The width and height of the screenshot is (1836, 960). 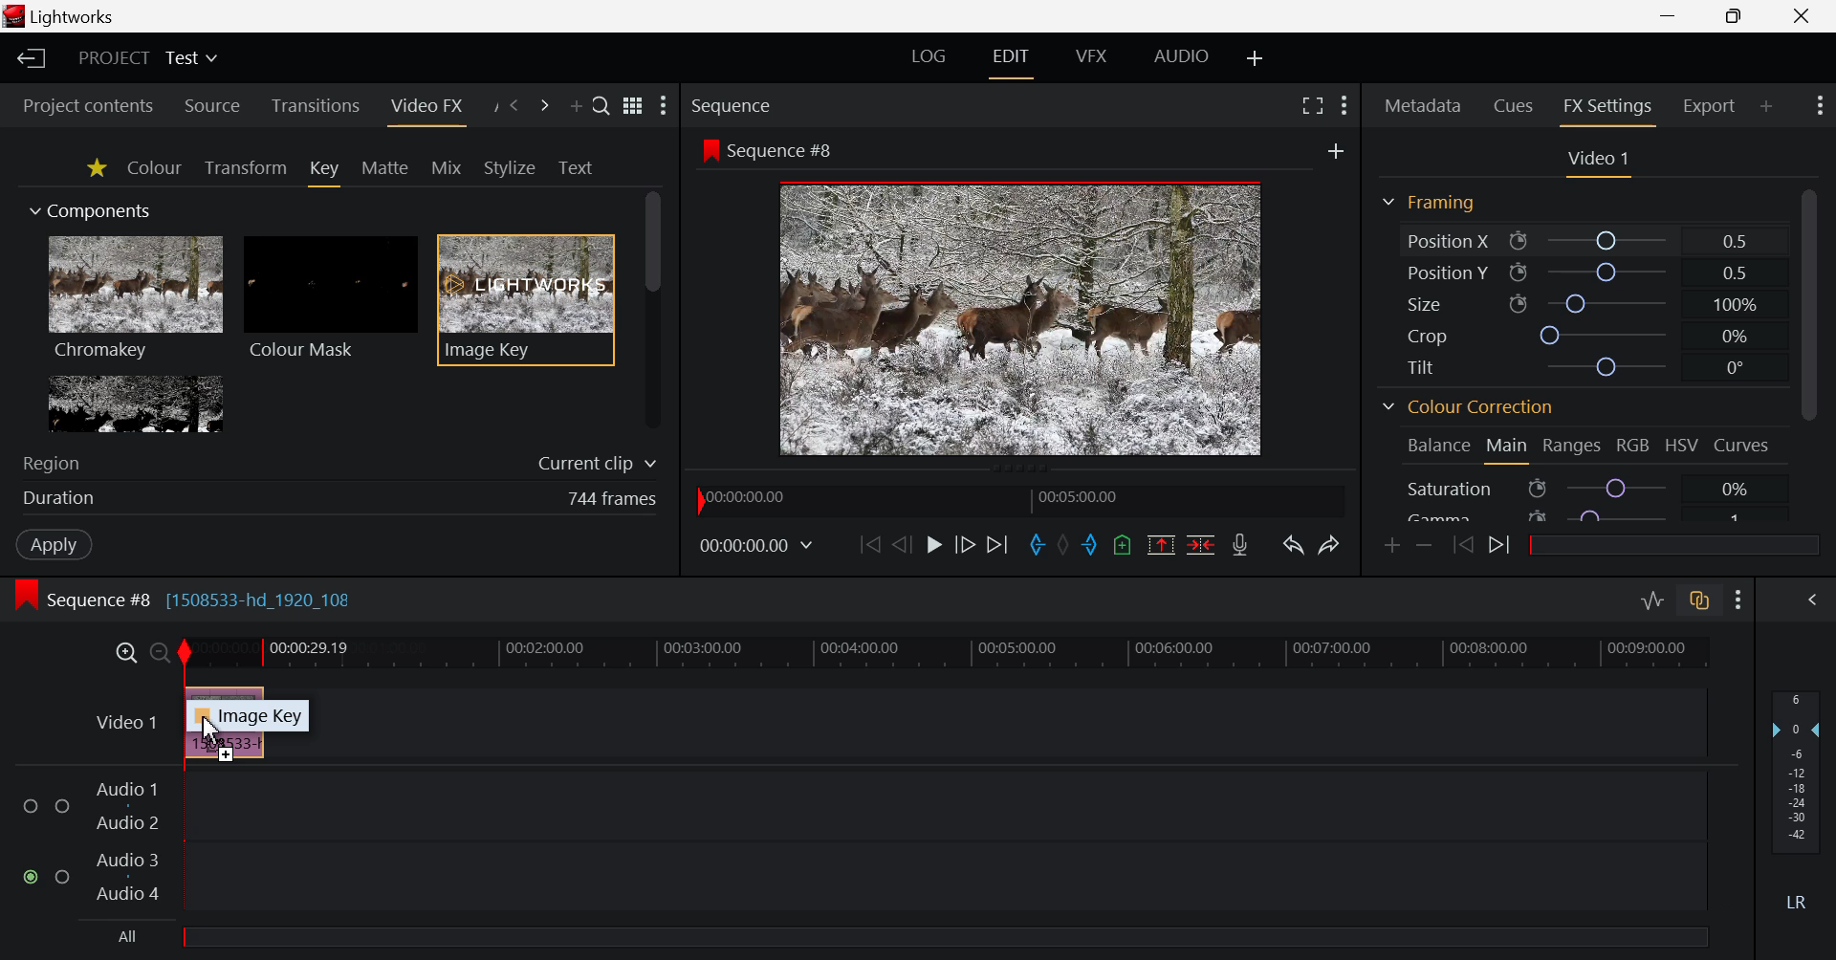 I want to click on Scroll Bar, so click(x=1807, y=348).